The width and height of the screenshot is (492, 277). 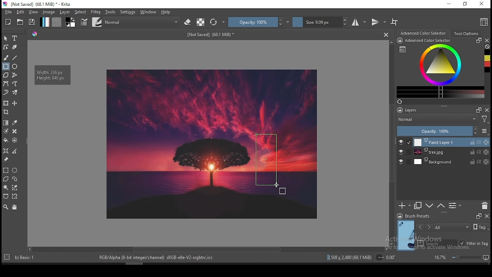 I want to click on search, so click(x=437, y=243).